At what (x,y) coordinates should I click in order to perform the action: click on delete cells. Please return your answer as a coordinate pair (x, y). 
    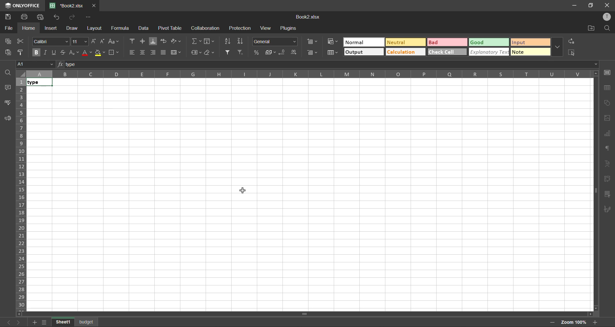
    Looking at the image, I should click on (313, 54).